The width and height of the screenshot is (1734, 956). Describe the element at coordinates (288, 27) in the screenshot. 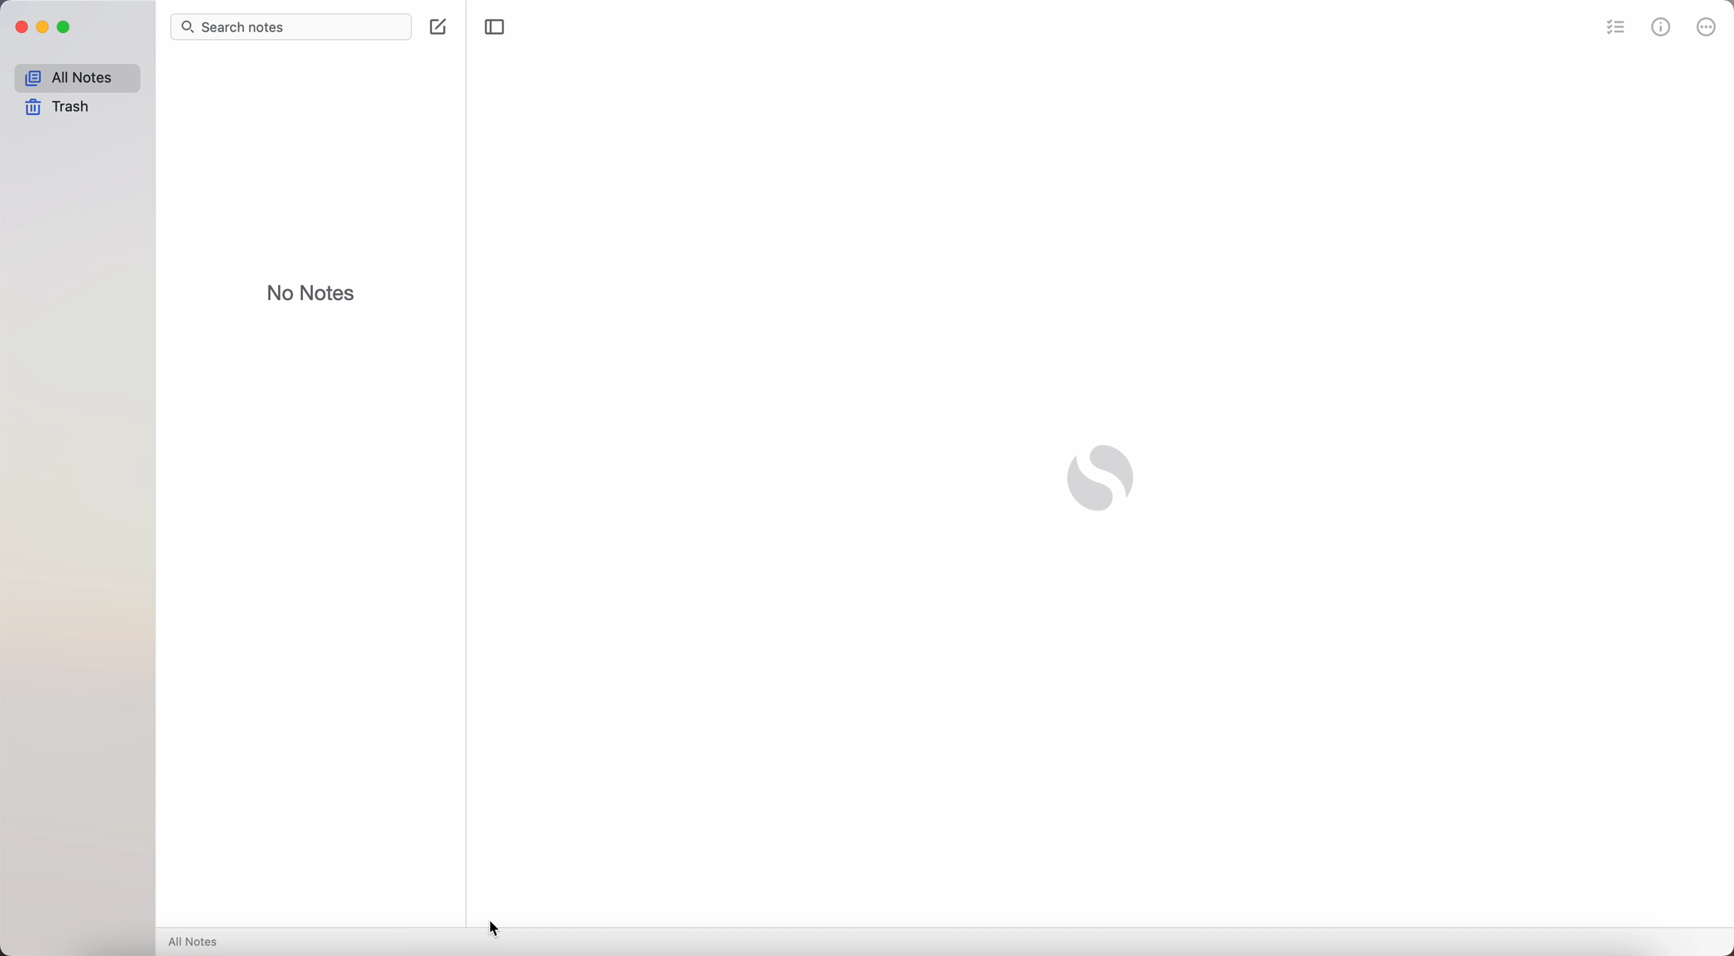

I see `search bar` at that location.